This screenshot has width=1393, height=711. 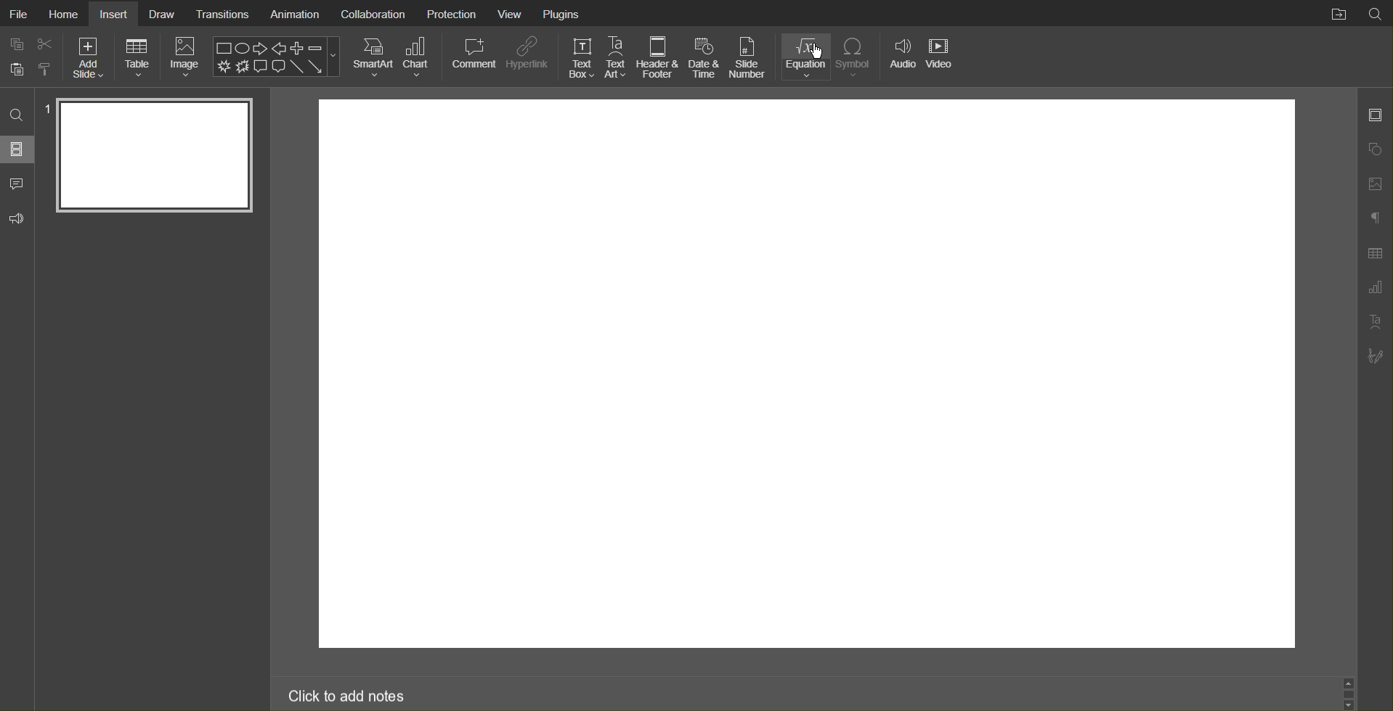 What do you see at coordinates (372, 13) in the screenshot?
I see `Collaboration` at bounding box center [372, 13].